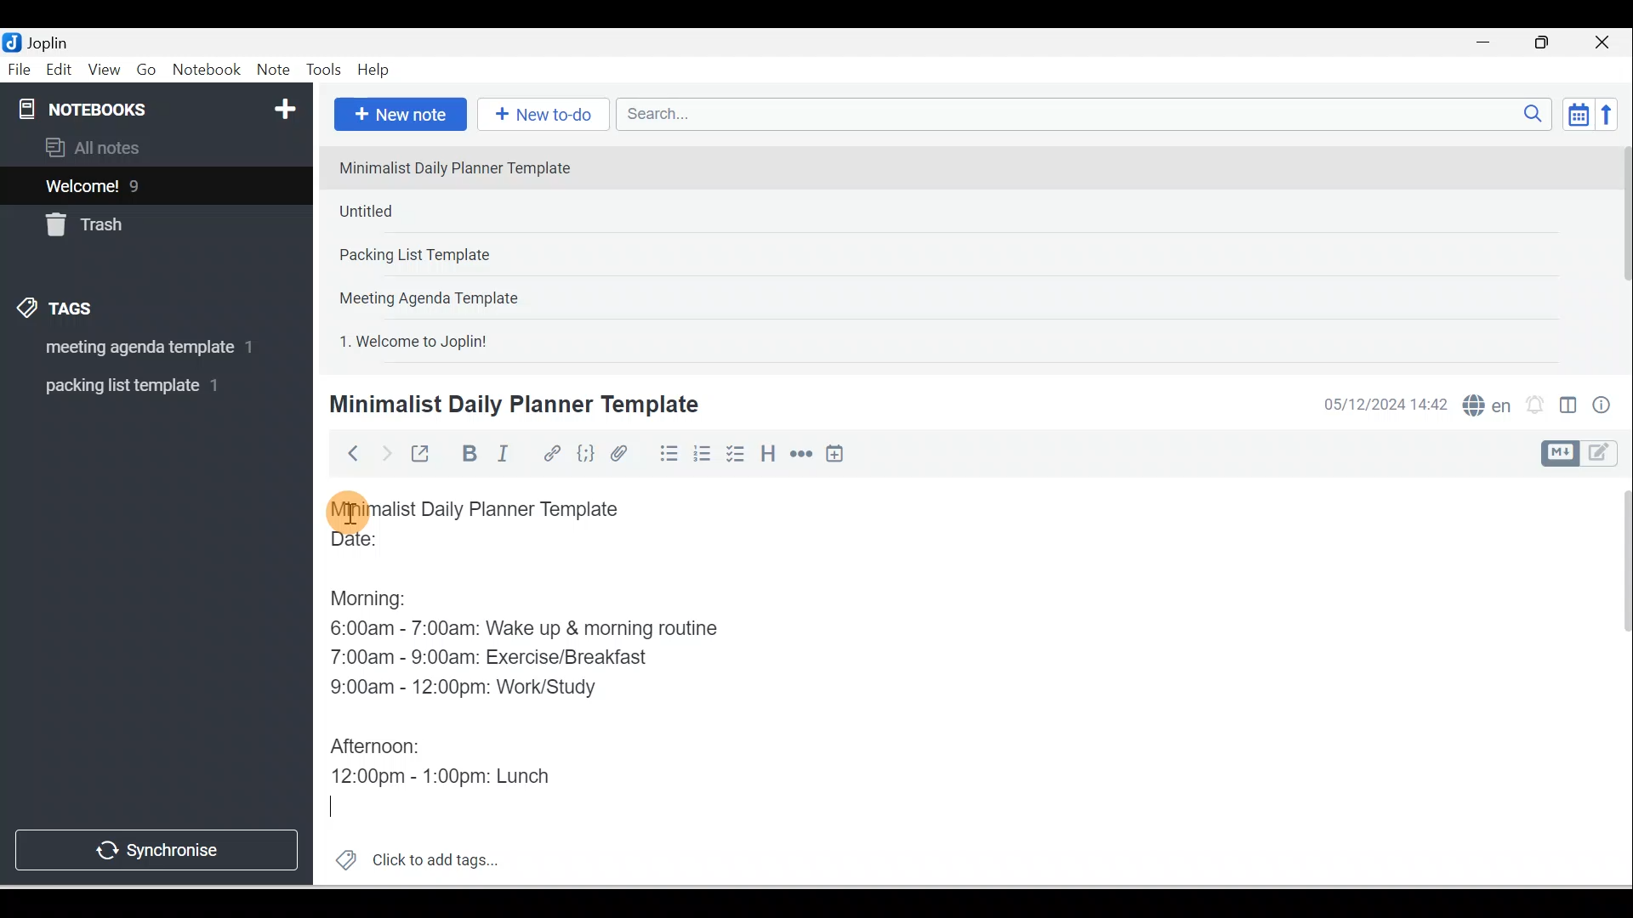  Describe the element at coordinates (803, 454) in the screenshot. I see `Horizontal rule` at that location.